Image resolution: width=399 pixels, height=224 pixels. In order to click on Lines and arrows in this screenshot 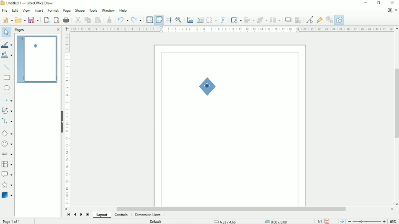, I will do `click(8, 100)`.